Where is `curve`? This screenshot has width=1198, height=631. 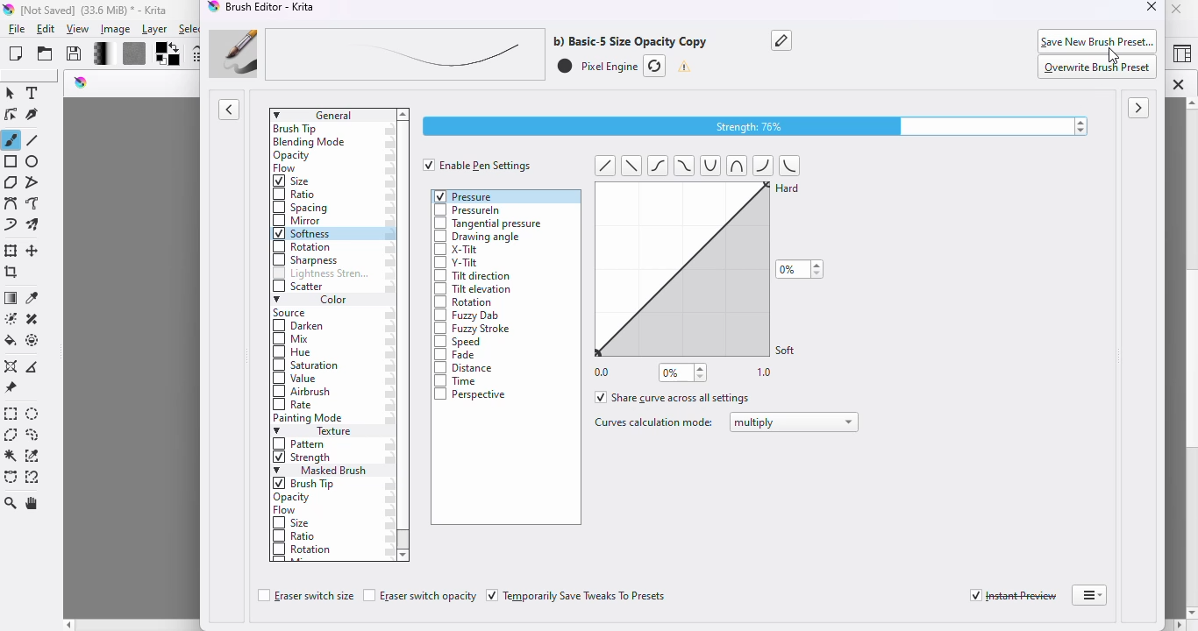
curve is located at coordinates (711, 167).